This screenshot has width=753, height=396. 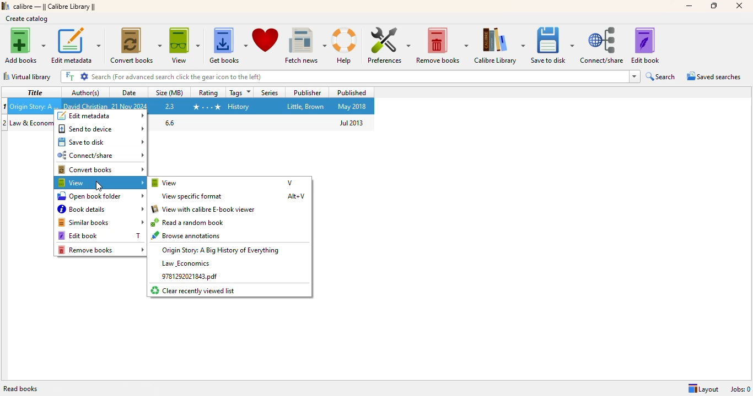 What do you see at coordinates (27, 76) in the screenshot?
I see `virtual library` at bounding box center [27, 76].